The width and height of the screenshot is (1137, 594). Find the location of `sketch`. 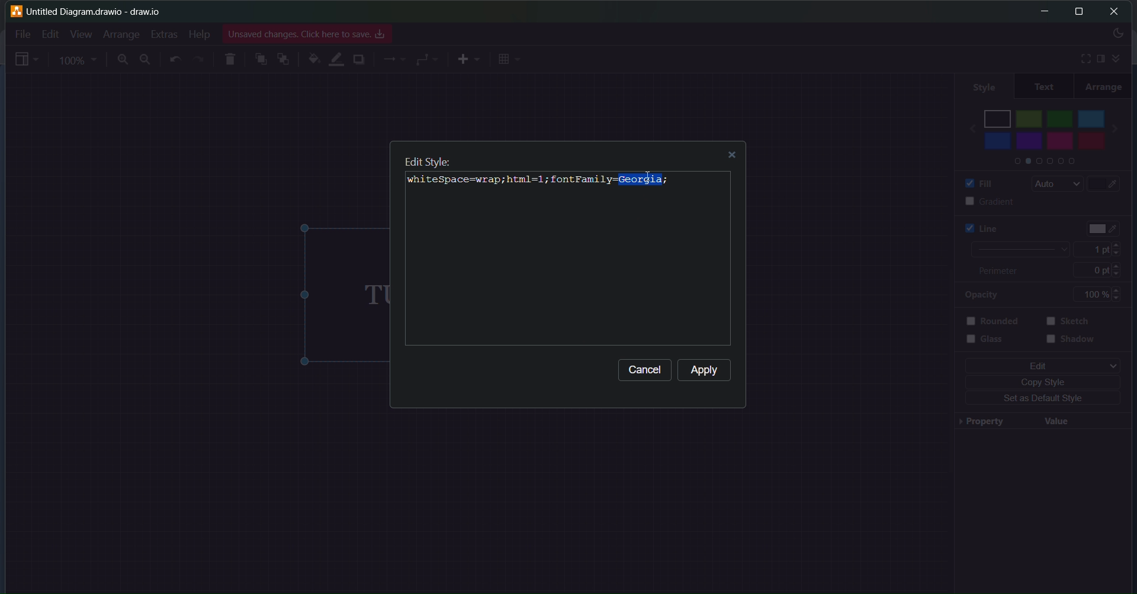

sketch is located at coordinates (1072, 322).